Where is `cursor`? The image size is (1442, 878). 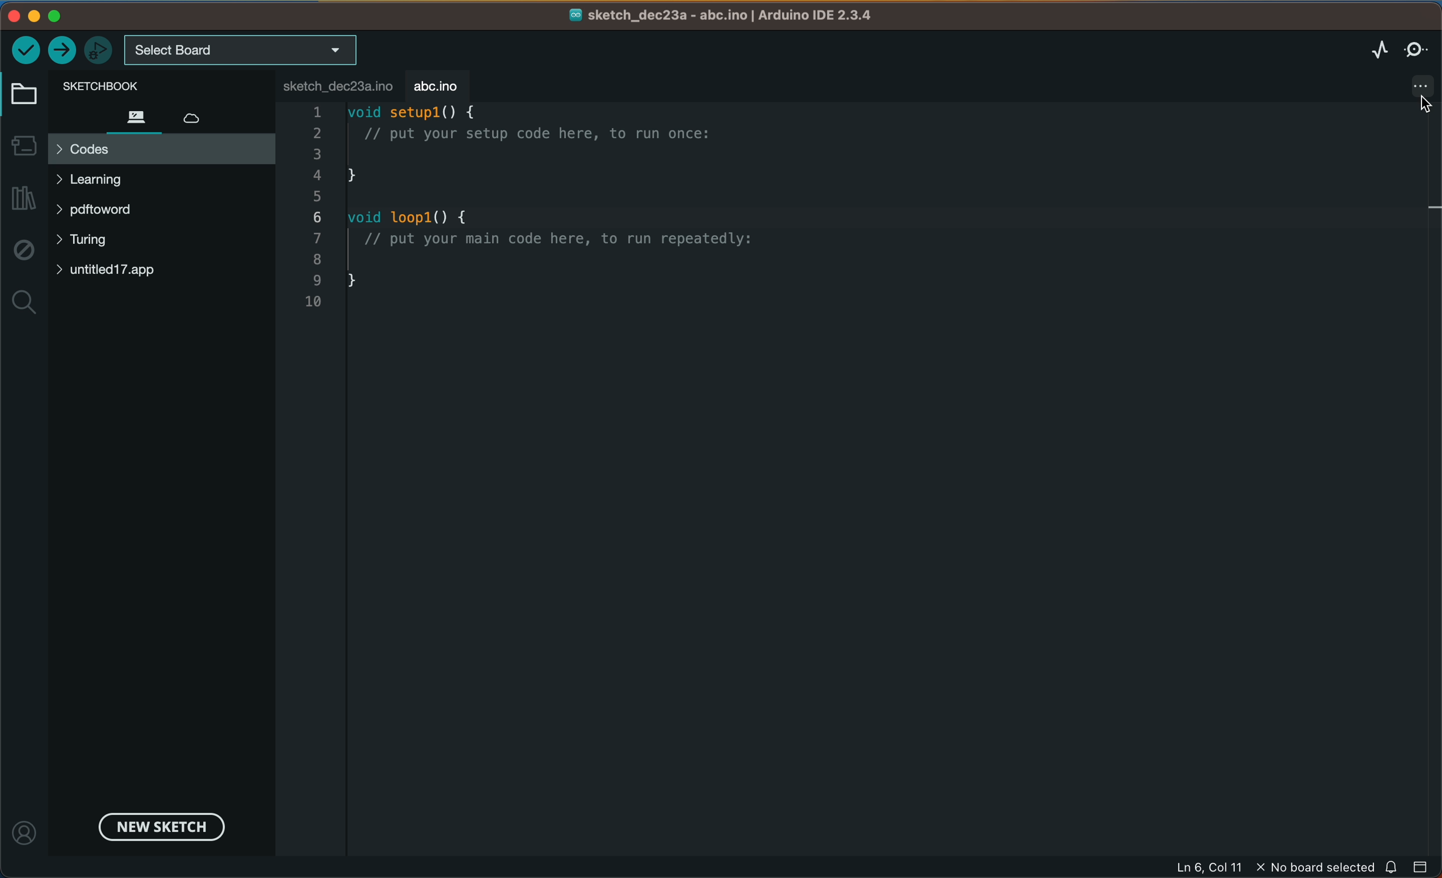 cursor is located at coordinates (1412, 104).